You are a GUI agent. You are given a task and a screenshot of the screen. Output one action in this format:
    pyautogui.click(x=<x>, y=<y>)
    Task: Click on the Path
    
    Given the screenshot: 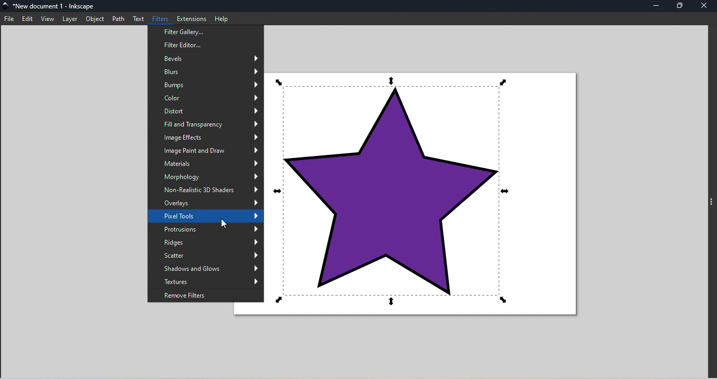 What is the action you would take?
    pyautogui.click(x=118, y=18)
    